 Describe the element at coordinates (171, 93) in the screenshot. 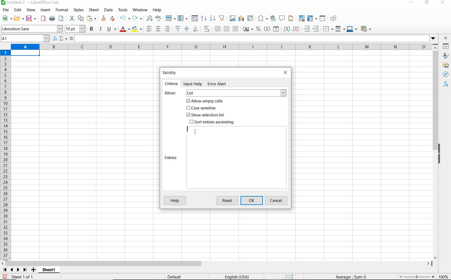

I see `Allow` at that location.